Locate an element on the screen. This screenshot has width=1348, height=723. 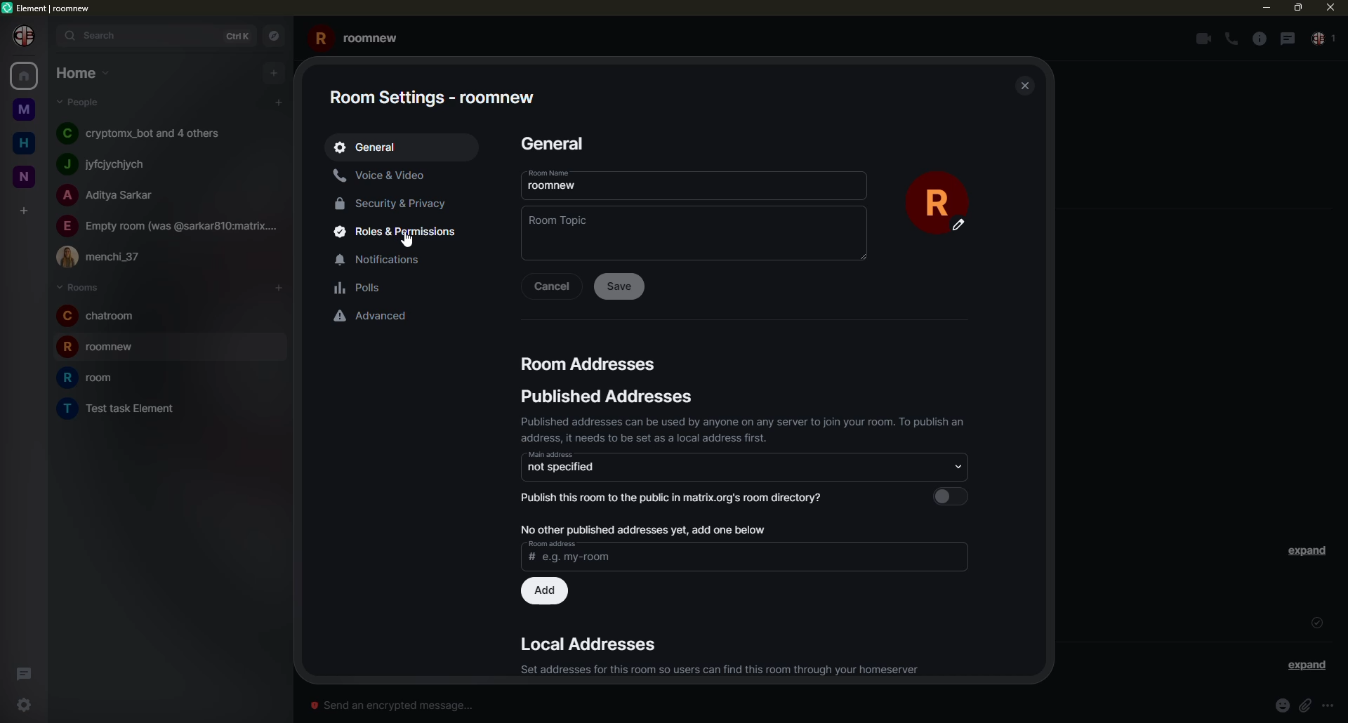
home is located at coordinates (24, 143).